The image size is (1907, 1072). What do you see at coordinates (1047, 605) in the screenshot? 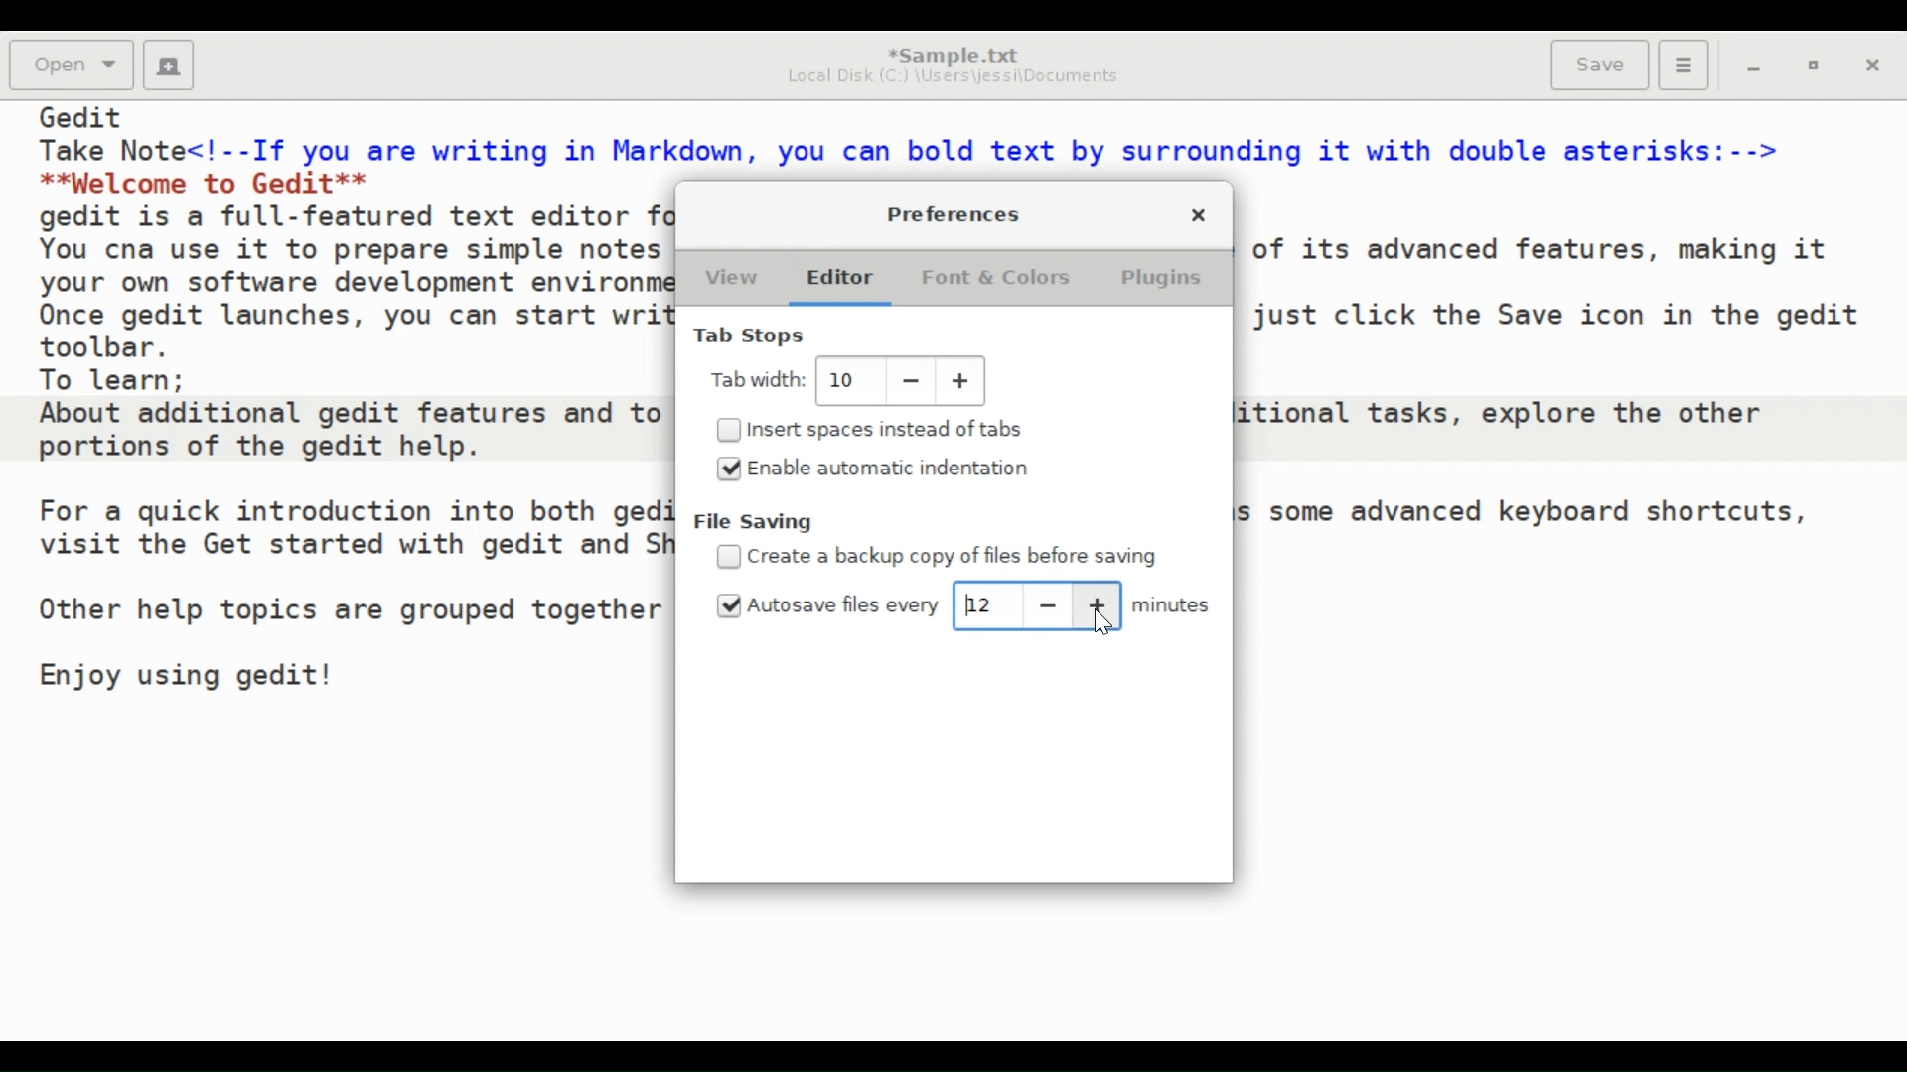
I see `decrease` at bounding box center [1047, 605].